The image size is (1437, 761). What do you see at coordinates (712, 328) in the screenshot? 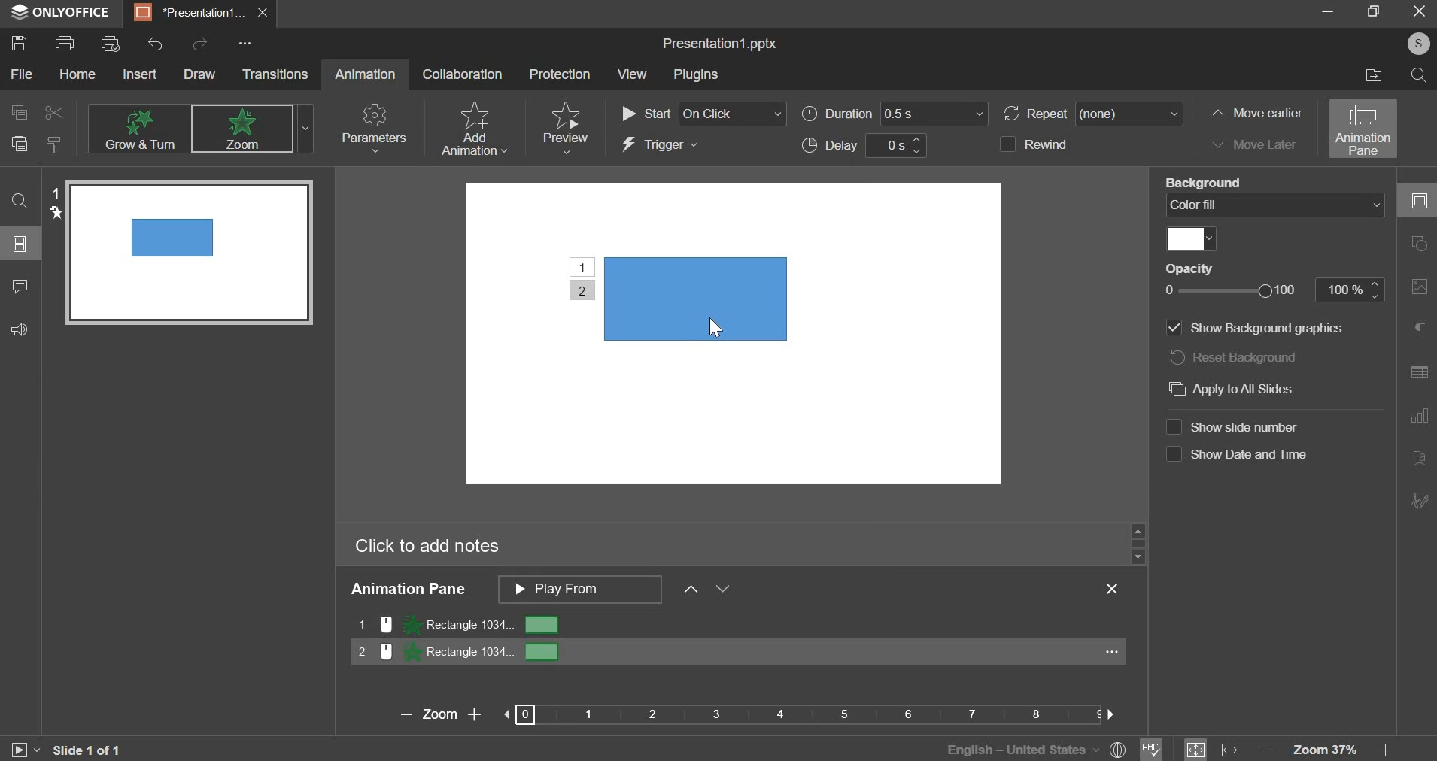
I see `Cursor` at bounding box center [712, 328].